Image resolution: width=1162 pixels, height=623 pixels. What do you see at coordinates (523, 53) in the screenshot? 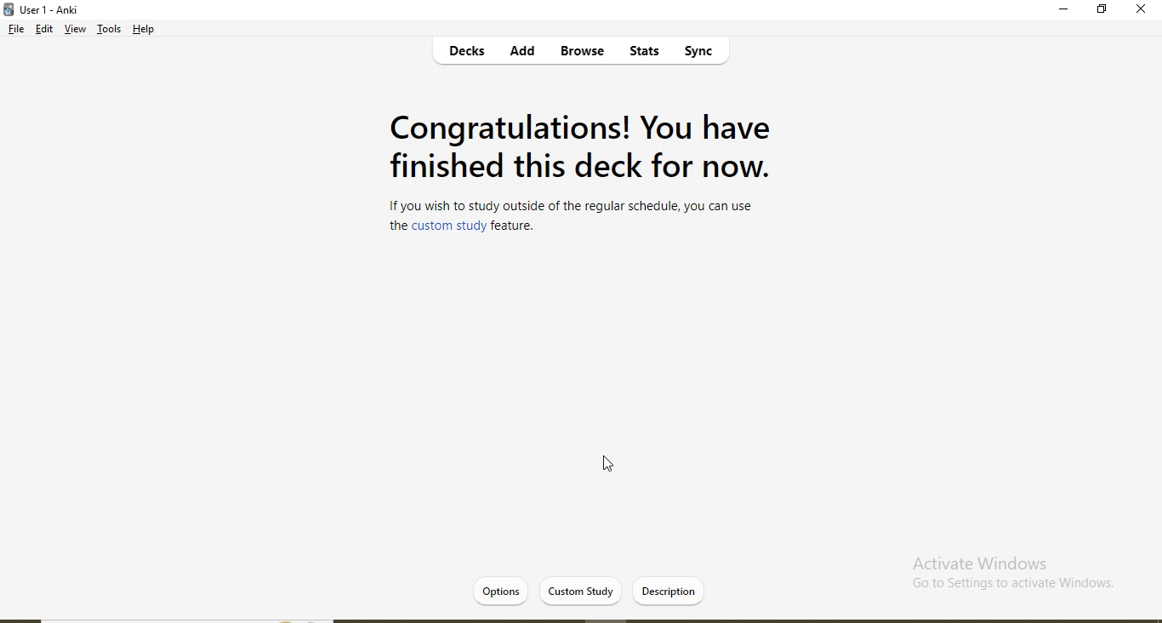
I see `add` at bounding box center [523, 53].